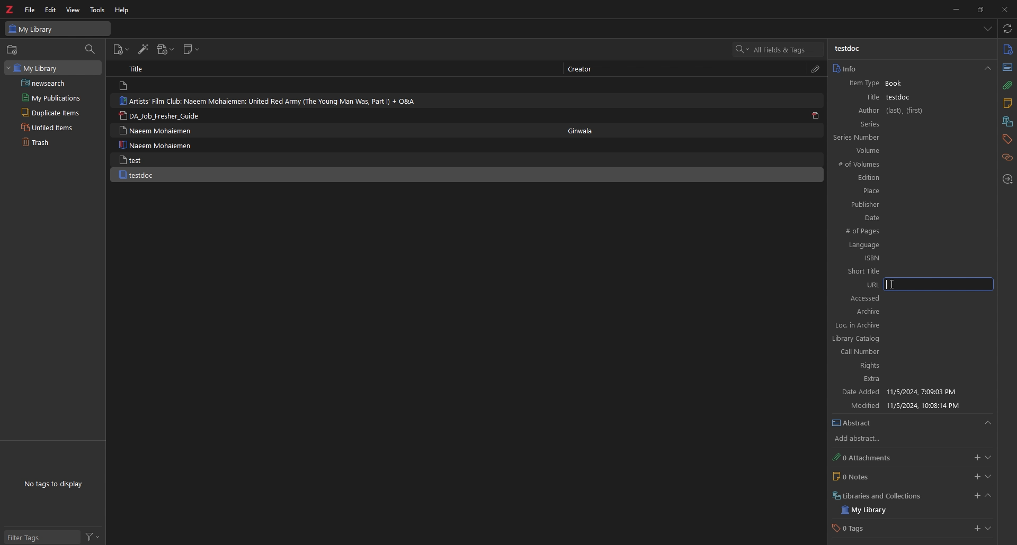 This screenshot has width=1017, height=545. What do you see at coordinates (902, 98) in the screenshot?
I see `testdoc` at bounding box center [902, 98].